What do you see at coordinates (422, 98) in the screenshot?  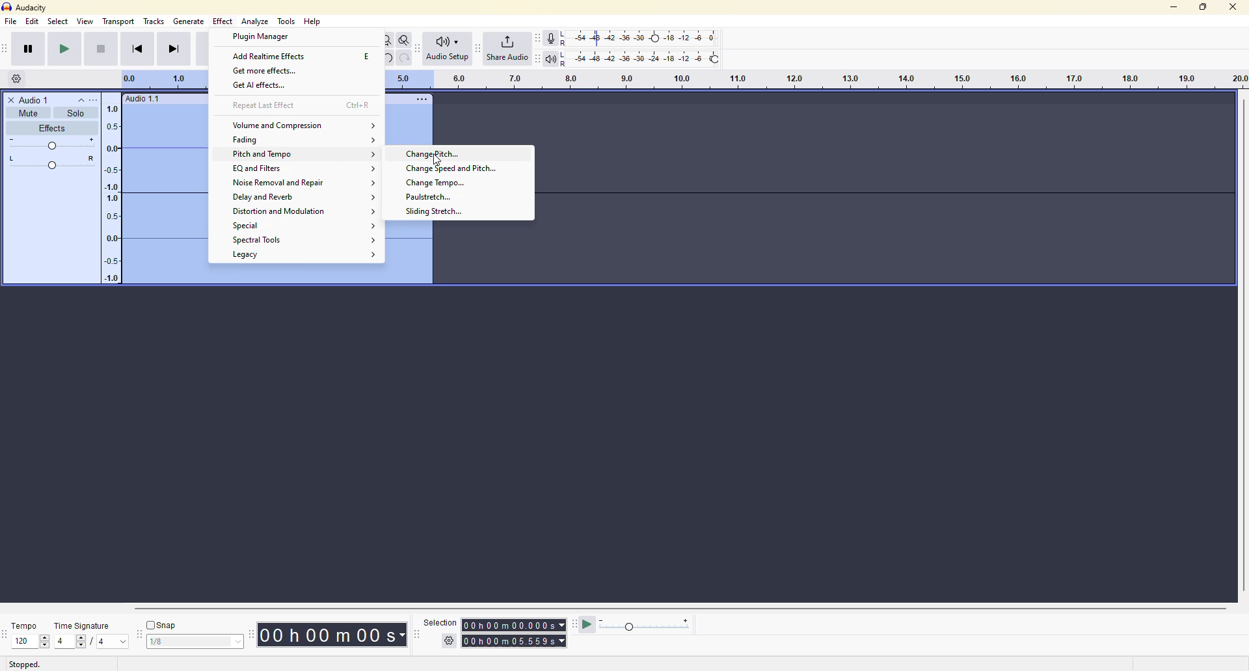 I see `more` at bounding box center [422, 98].